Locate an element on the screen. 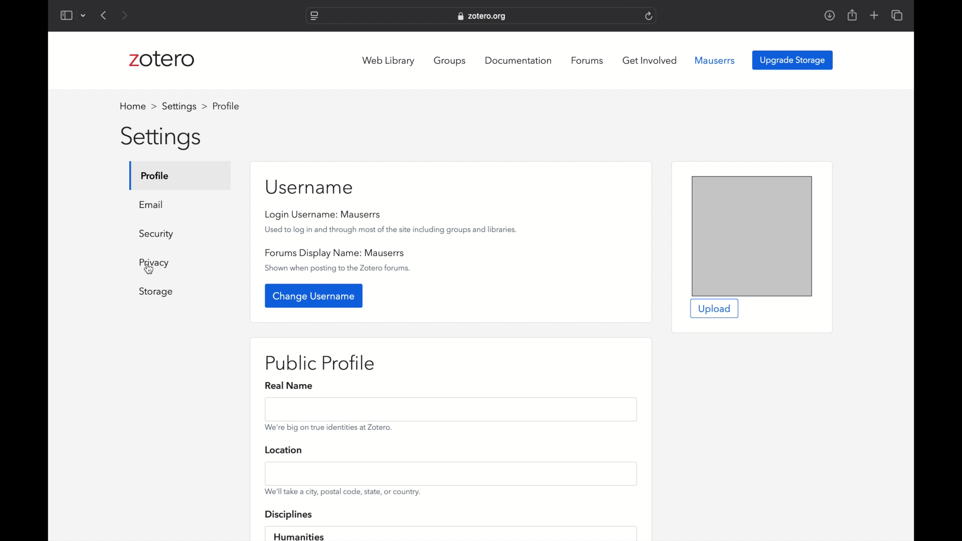 This screenshot has height=541, width=962. get involved is located at coordinates (650, 61).